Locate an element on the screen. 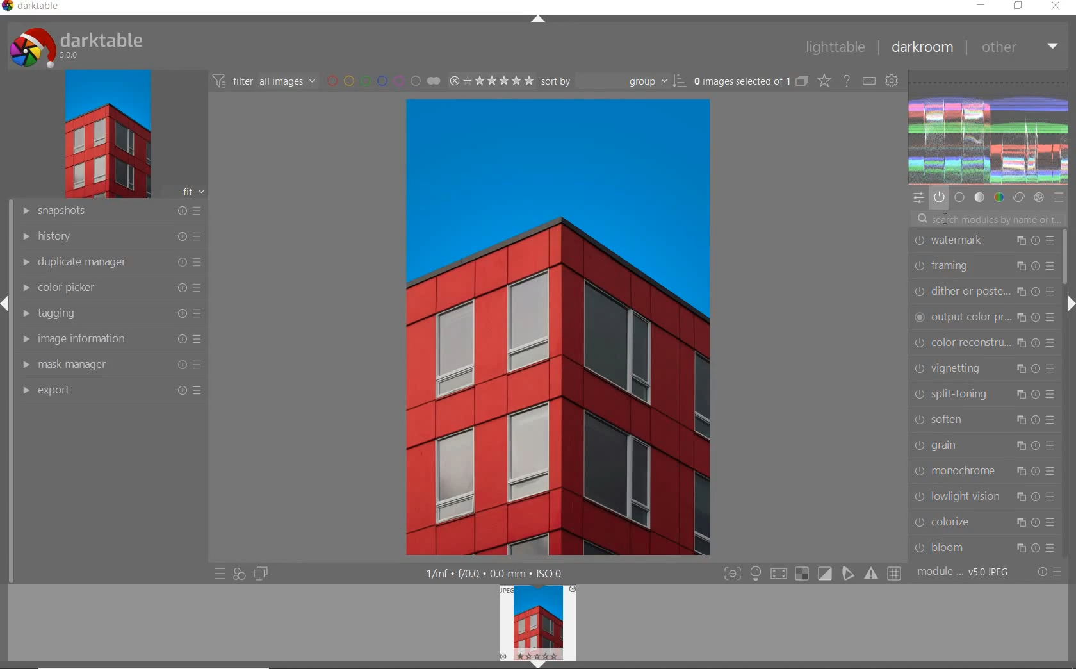  color picker is located at coordinates (111, 288).